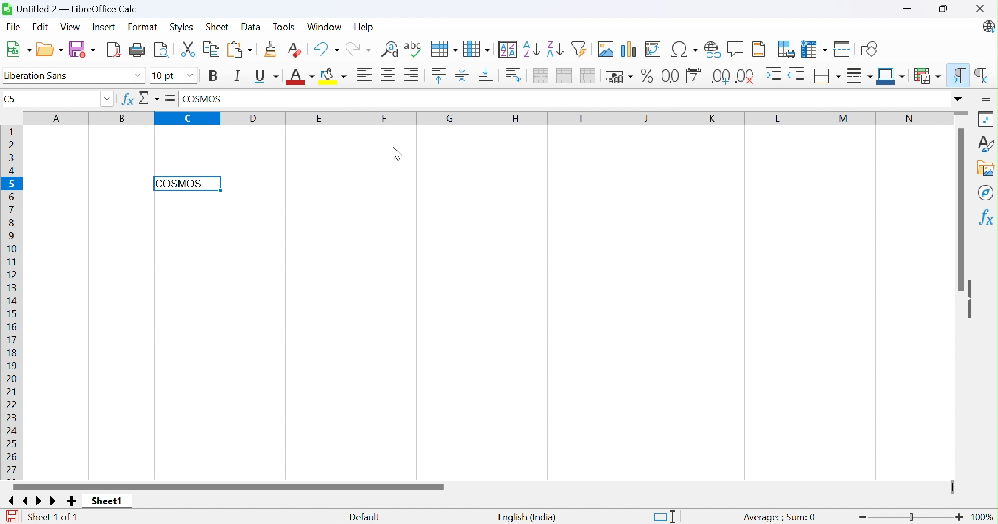  I want to click on Miniimize, so click(909, 9).